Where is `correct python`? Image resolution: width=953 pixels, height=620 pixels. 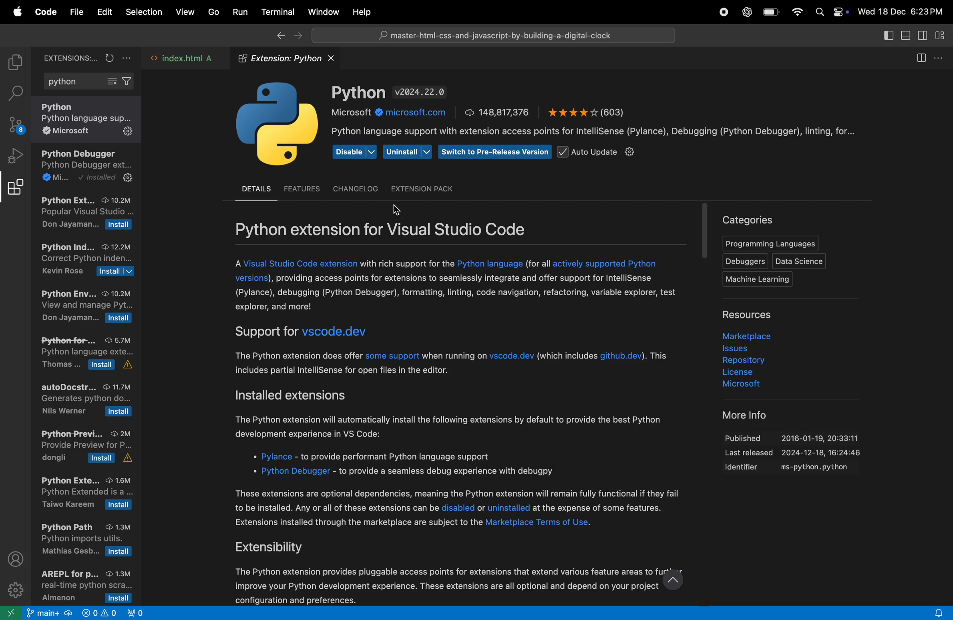 correct python is located at coordinates (85, 261).